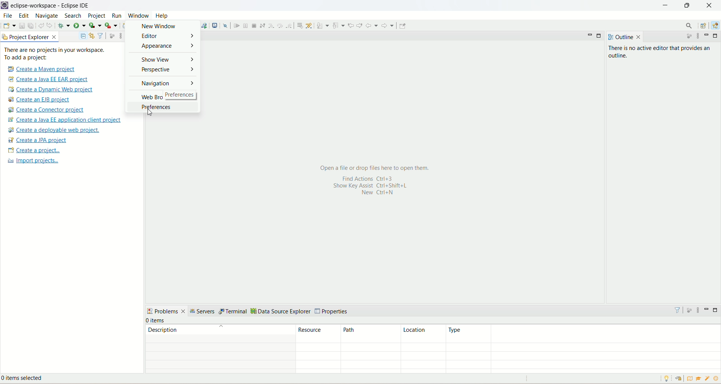 The image size is (721, 384). I want to click on create a connector project, so click(47, 110).